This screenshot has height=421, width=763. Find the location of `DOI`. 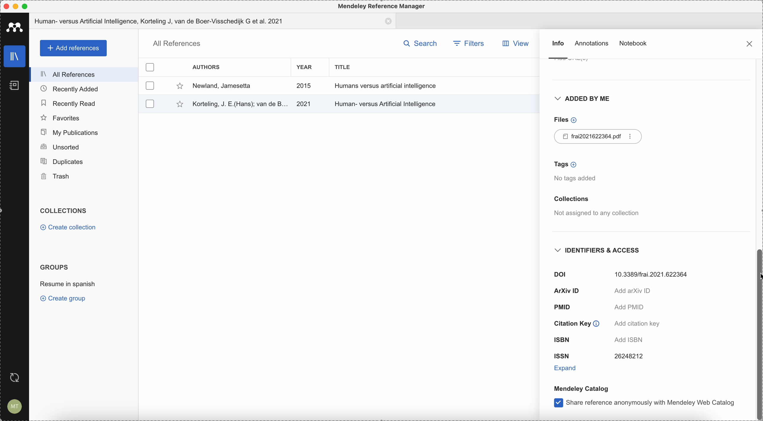

DOI is located at coordinates (623, 273).